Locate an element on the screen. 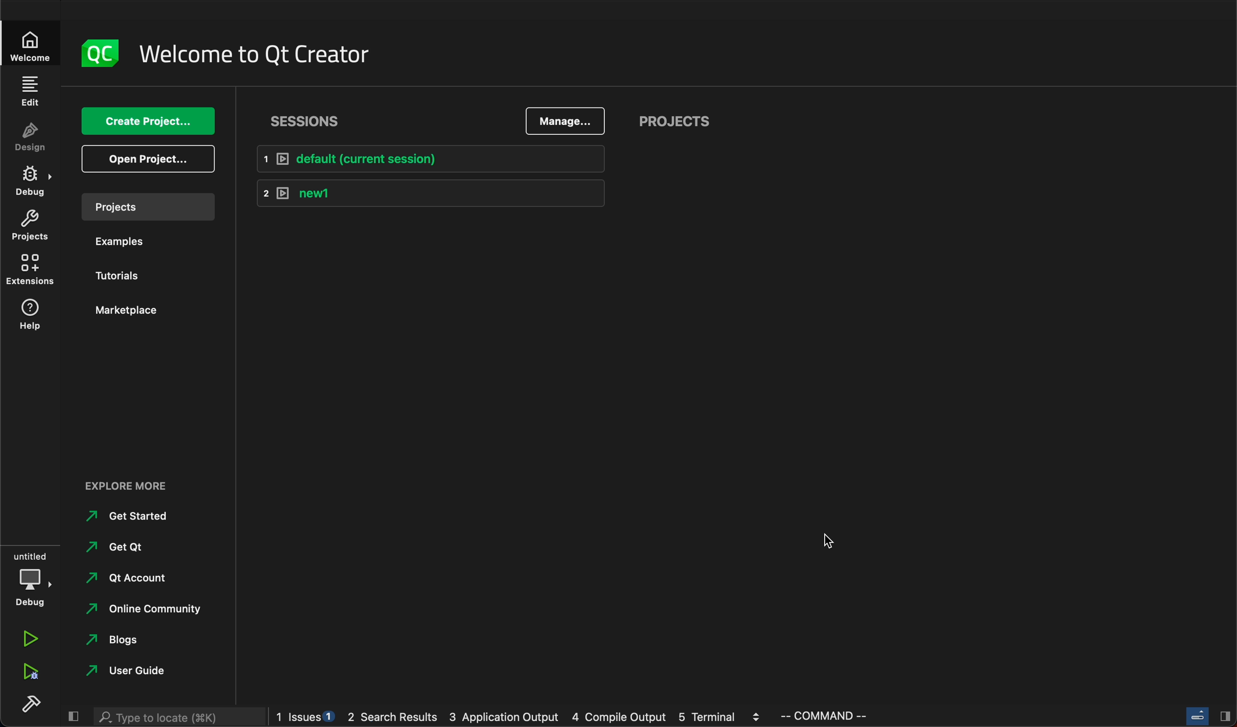 The image size is (1237, 727). debug is located at coordinates (30, 180).